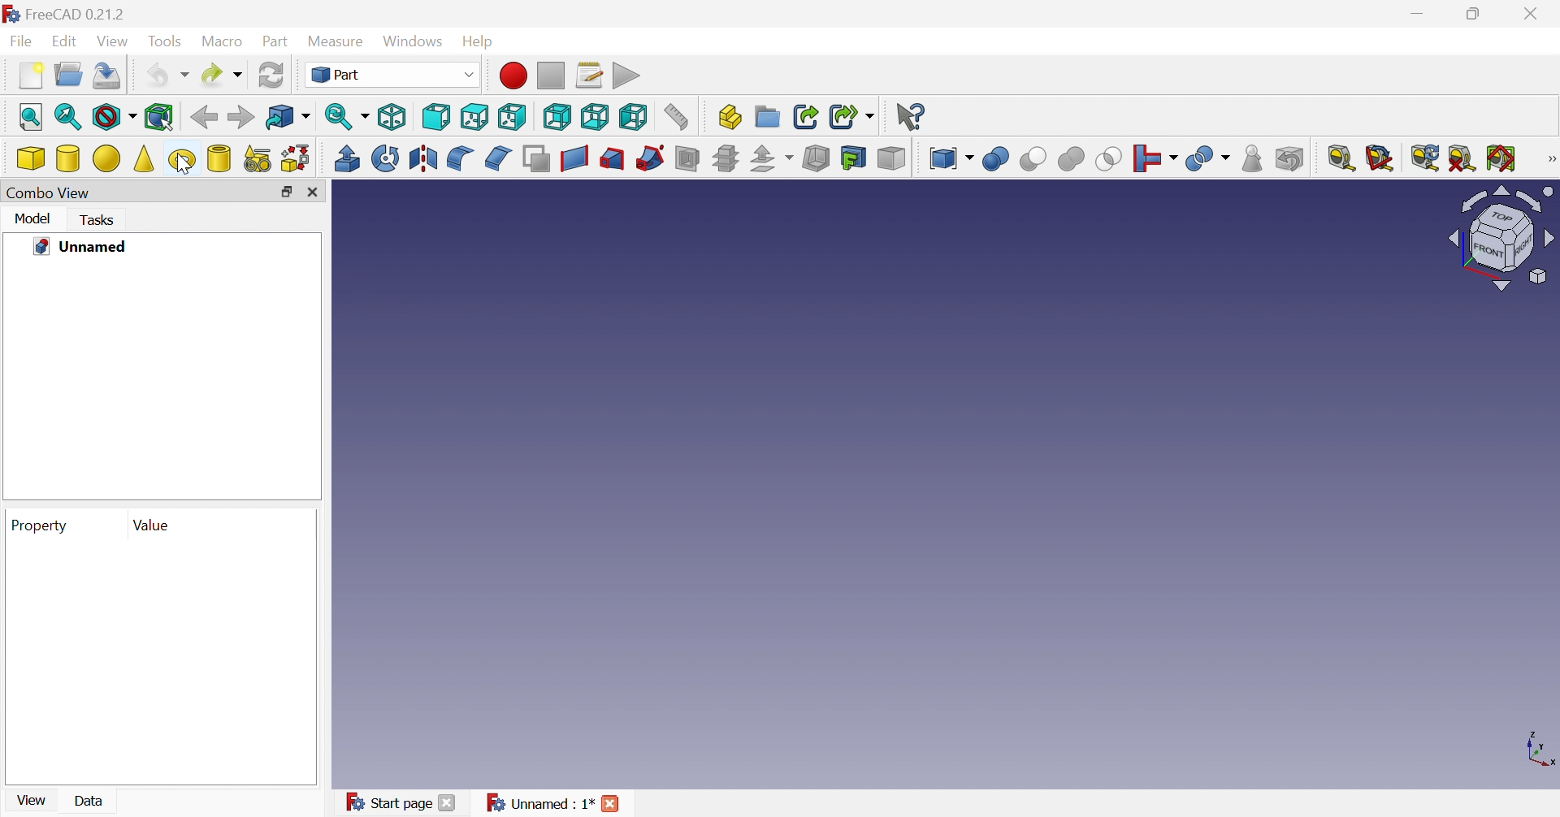 This screenshot has width=1560, height=817. I want to click on Check geometry, so click(1209, 160).